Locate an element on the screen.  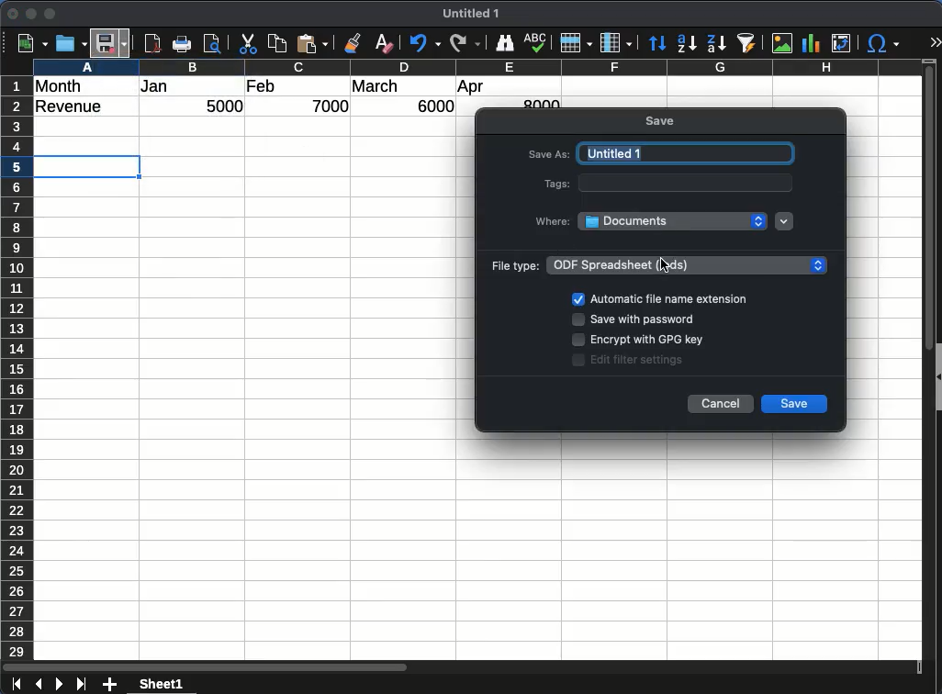
add sheet is located at coordinates (111, 685).